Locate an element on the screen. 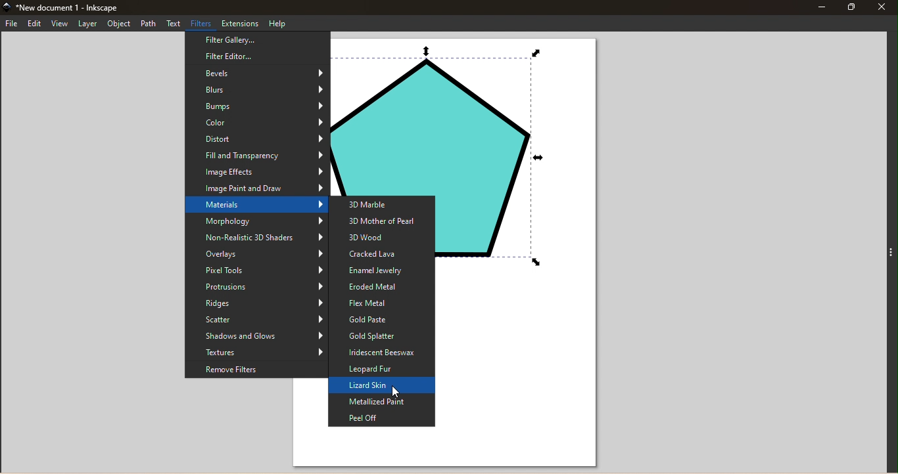  Edit is located at coordinates (34, 24).